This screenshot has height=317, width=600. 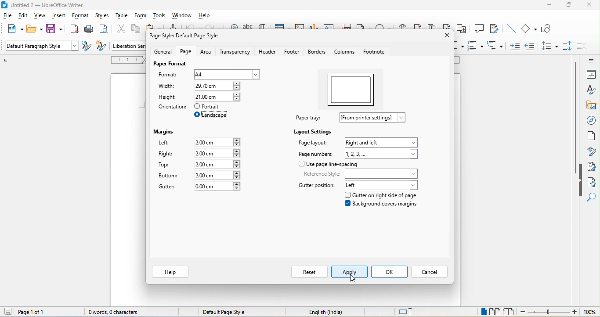 What do you see at coordinates (591, 106) in the screenshot?
I see `gallery art` at bounding box center [591, 106].